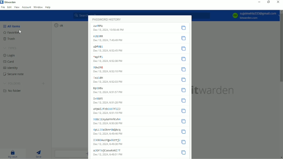  I want to click on Dec 13, 2024, 6:52:45 PM, so click(108, 51).